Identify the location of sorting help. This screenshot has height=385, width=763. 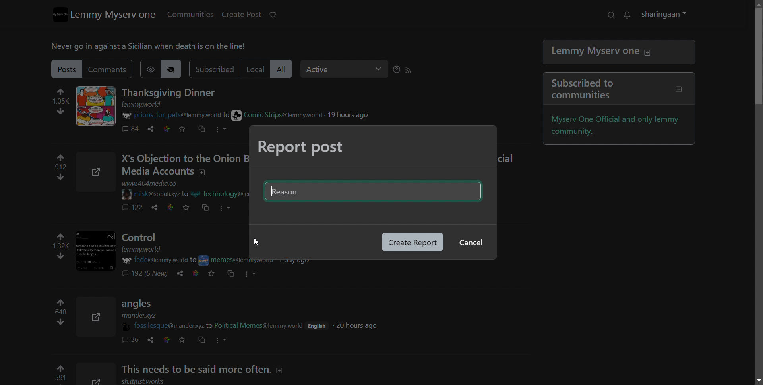
(401, 70).